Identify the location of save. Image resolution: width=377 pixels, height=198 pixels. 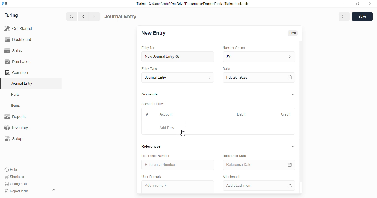
(362, 16).